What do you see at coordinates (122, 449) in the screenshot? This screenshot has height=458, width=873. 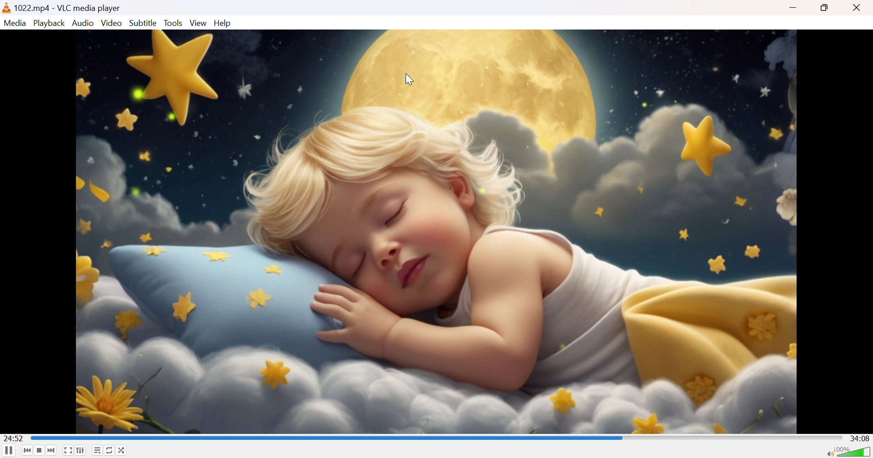 I see `Random` at bounding box center [122, 449].